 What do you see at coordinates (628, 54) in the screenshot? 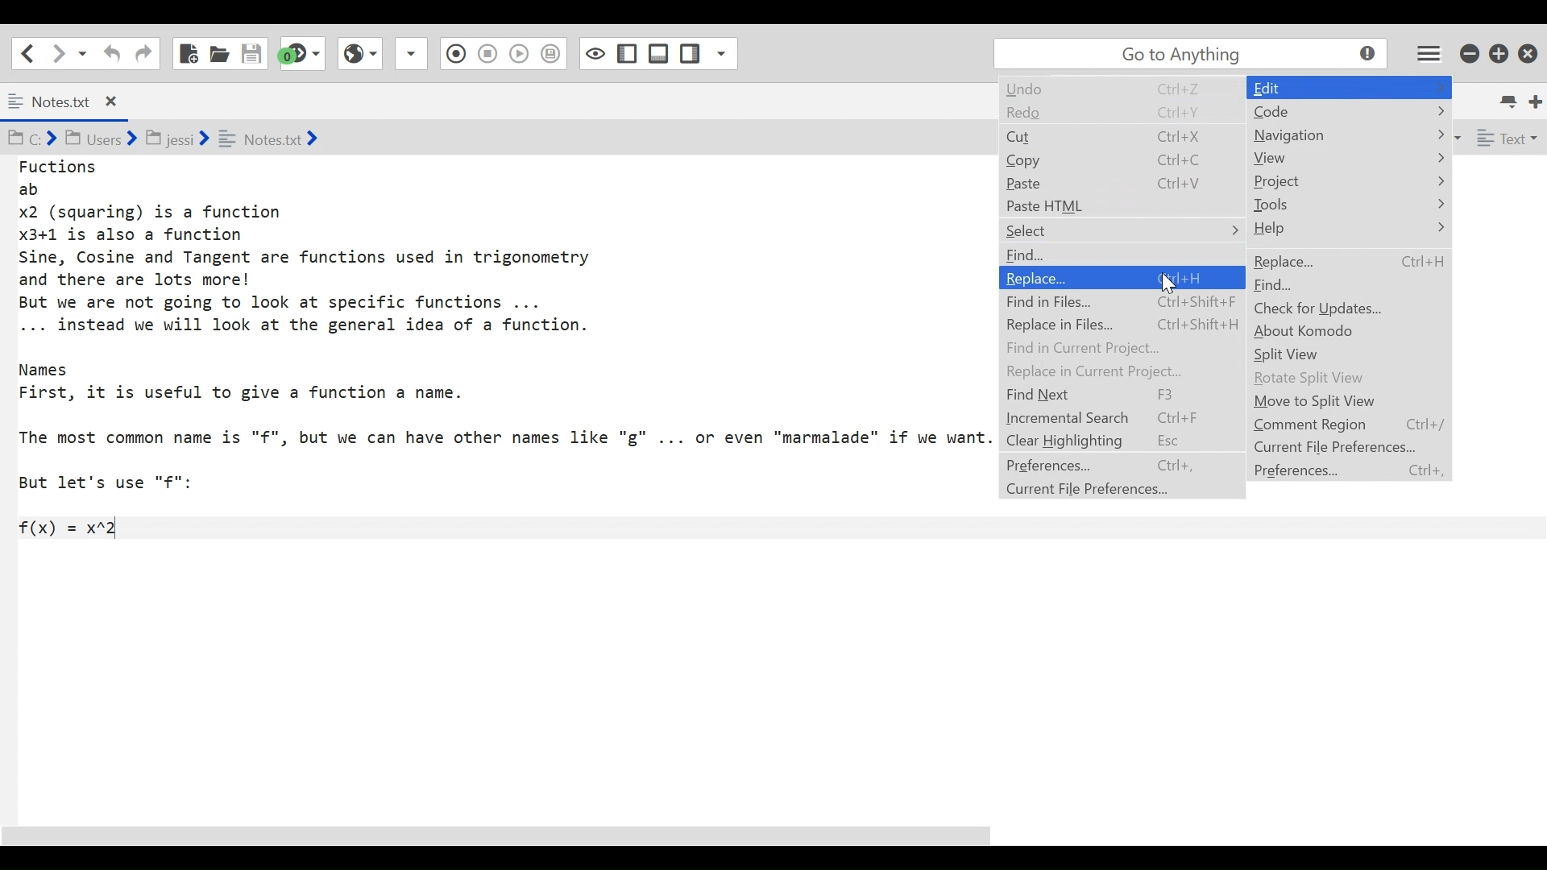
I see `Show/Hide Bottom Pane` at bounding box center [628, 54].